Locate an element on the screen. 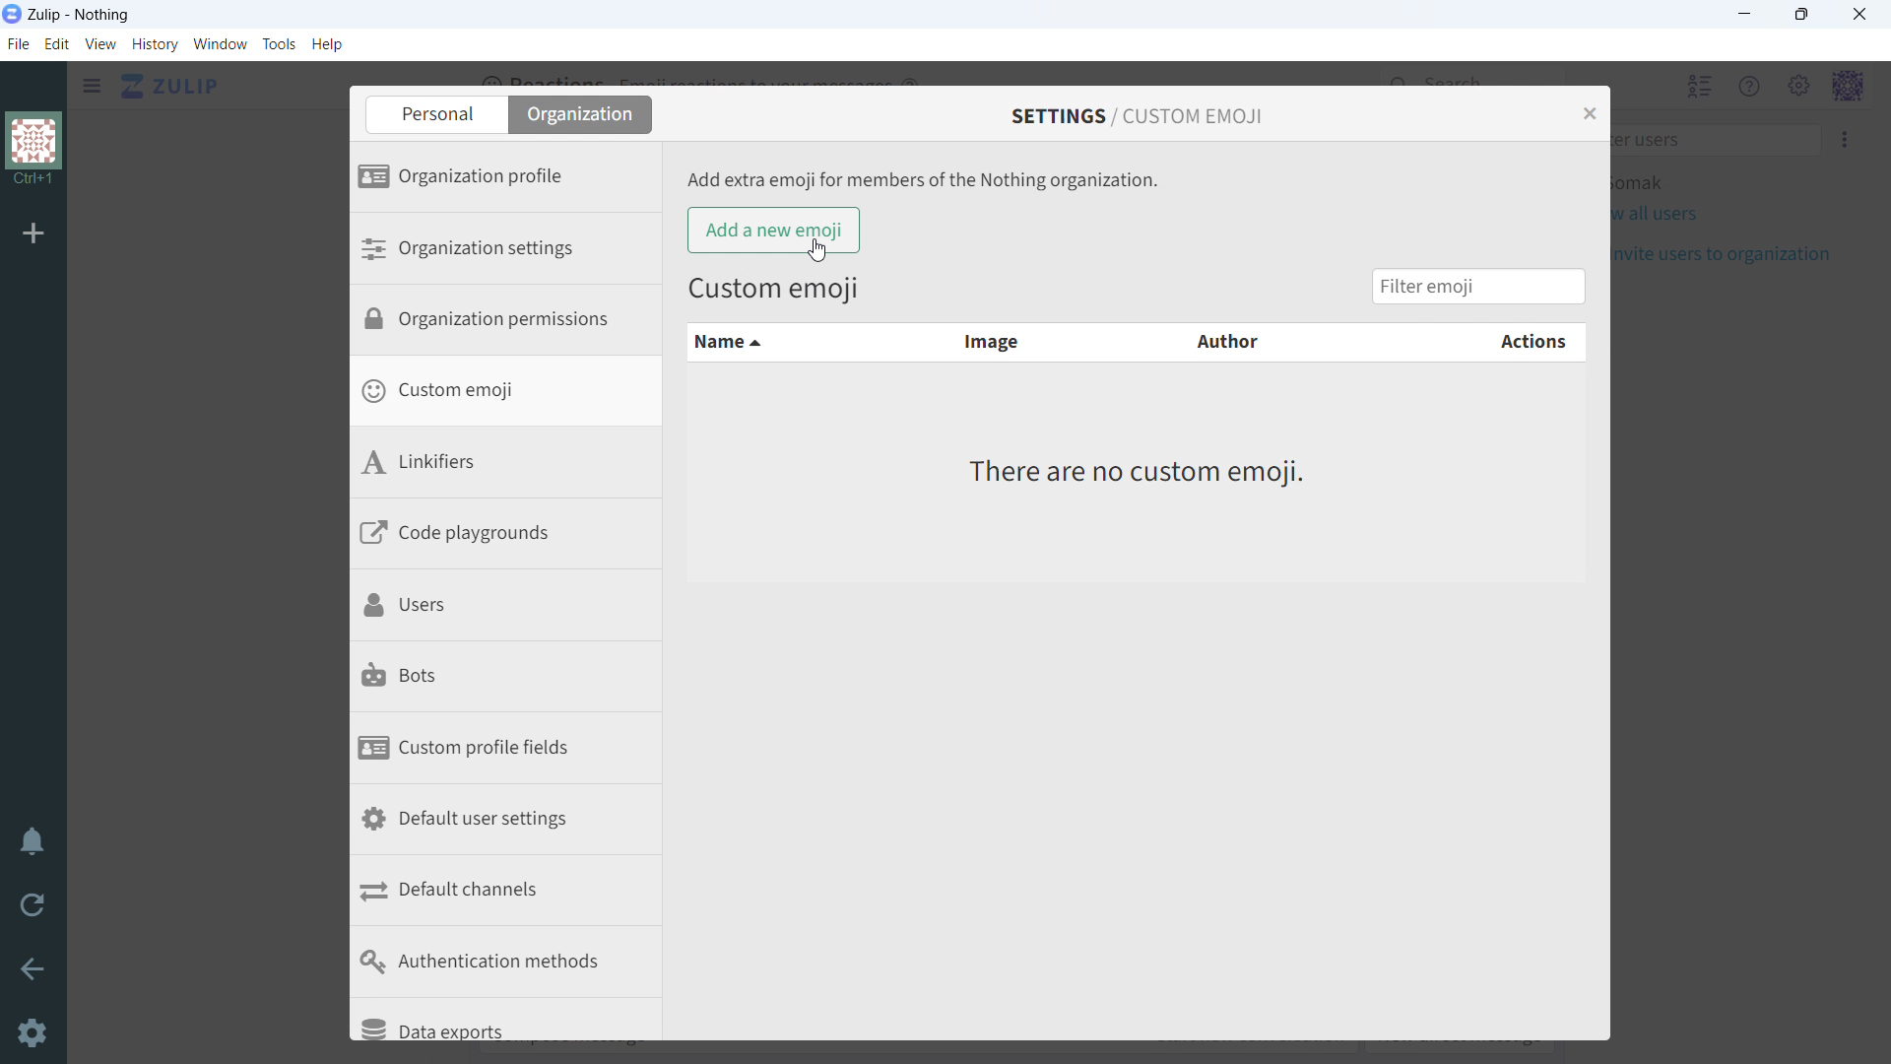  open sidebar menu is located at coordinates (92, 86).